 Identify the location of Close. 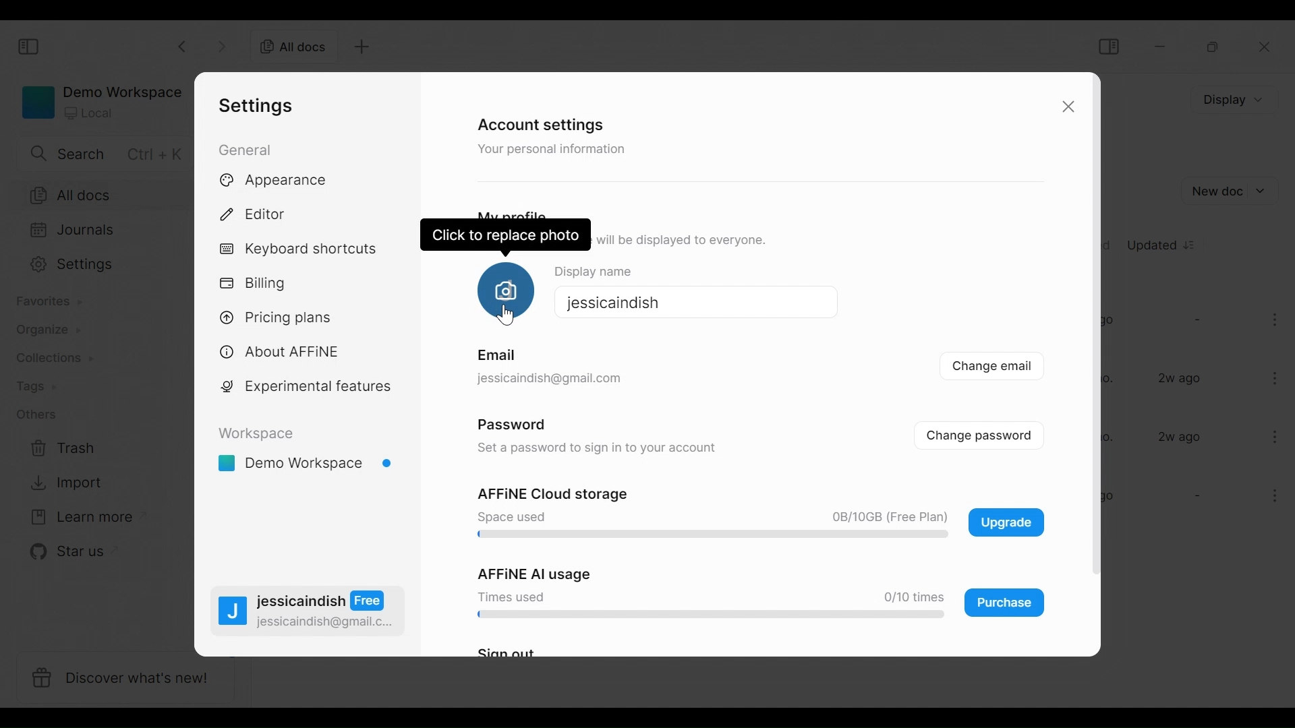
(1070, 108).